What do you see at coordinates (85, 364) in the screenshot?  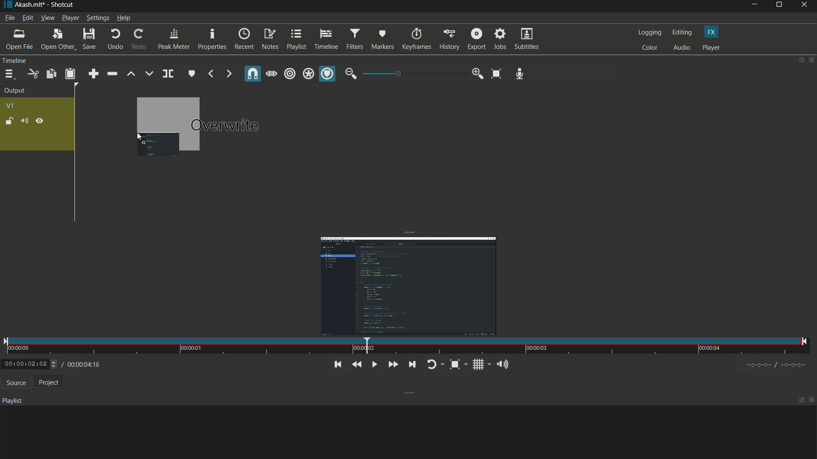 I see ` / 00:00:04:16` at bounding box center [85, 364].